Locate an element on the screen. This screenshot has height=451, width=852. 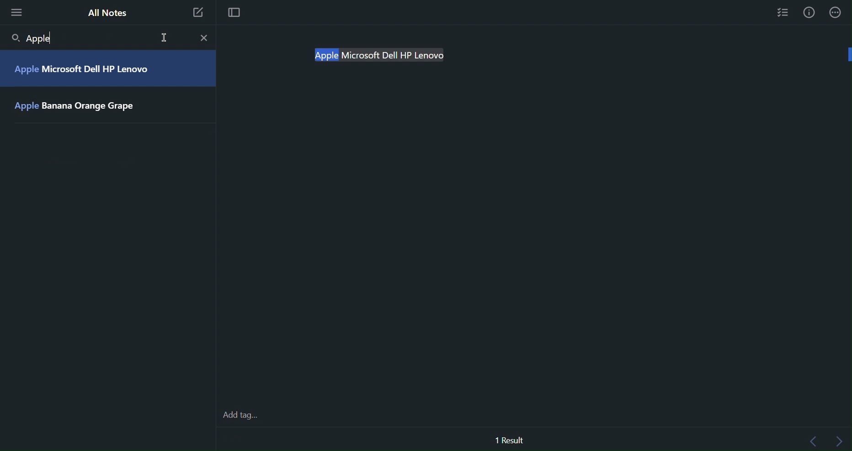
Checklist is located at coordinates (783, 12).